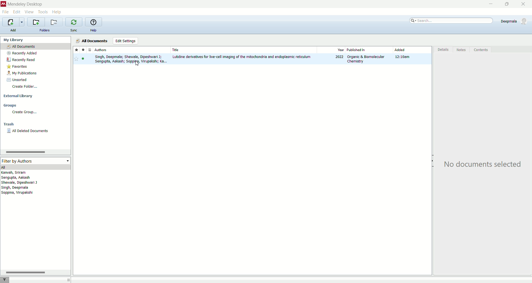  I want to click on details, so click(442, 49).